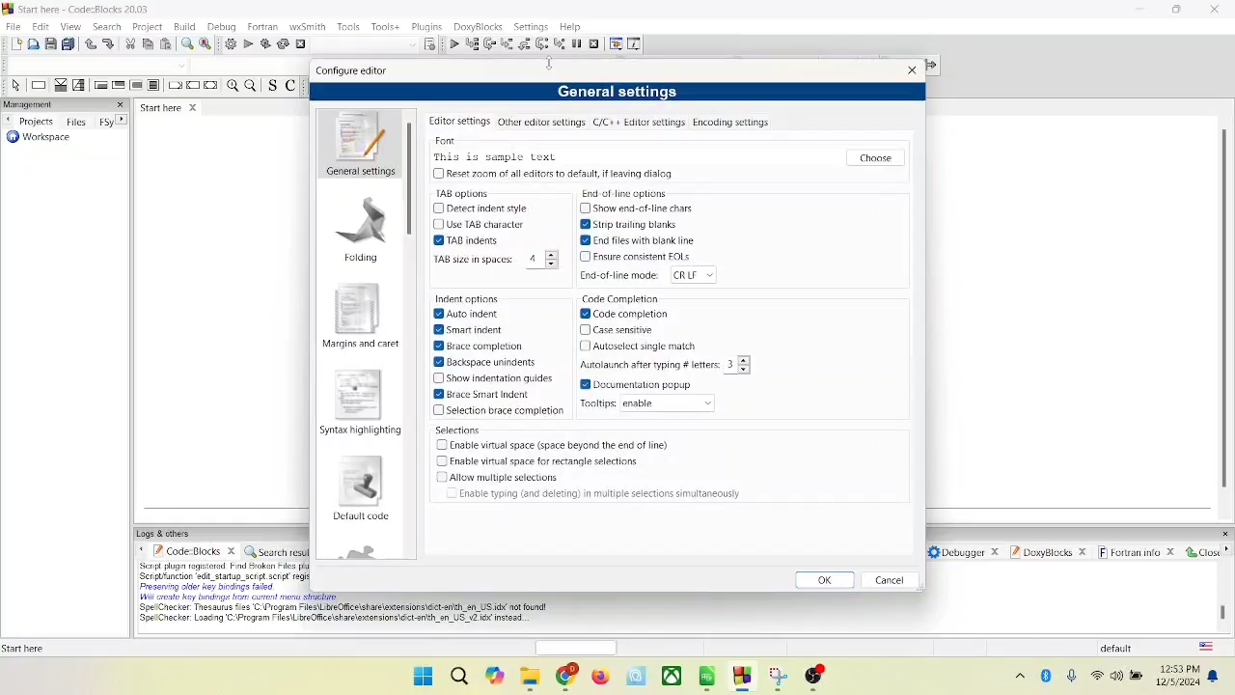  I want to click on Fsy, so click(113, 122).